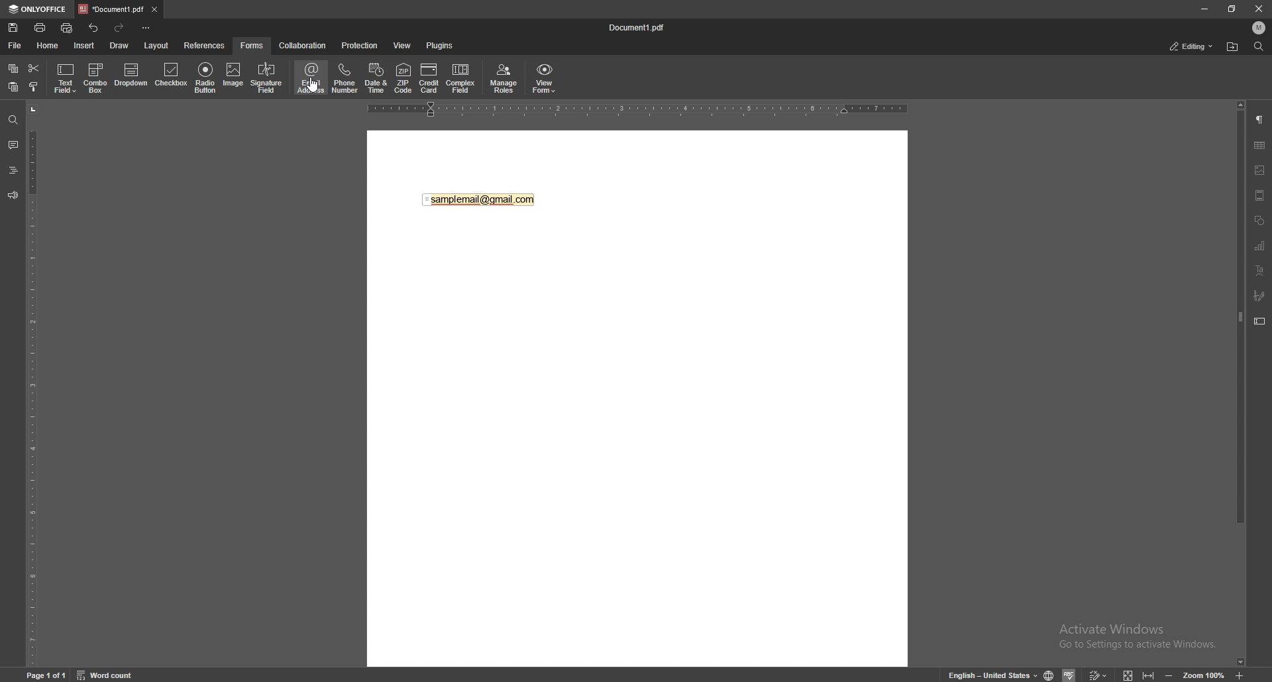  I want to click on zoom, so click(1204, 674).